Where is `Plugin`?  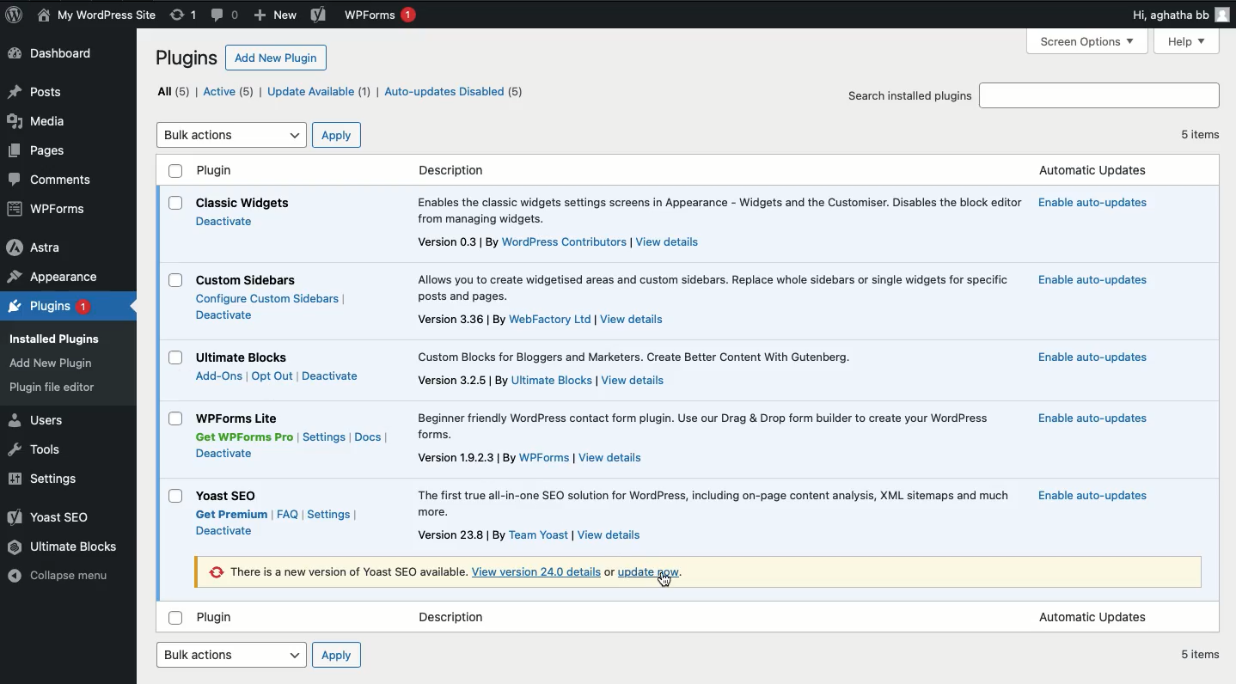 Plugin is located at coordinates (240, 418).